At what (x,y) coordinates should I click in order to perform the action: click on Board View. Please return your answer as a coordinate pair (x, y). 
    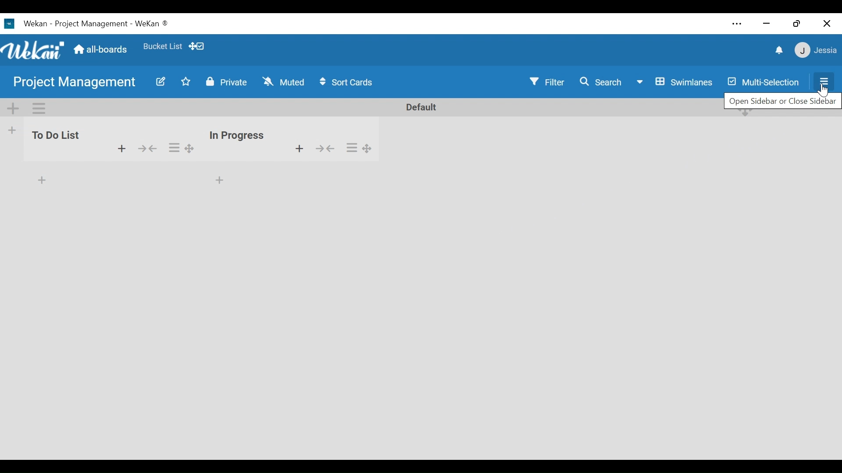
    Looking at the image, I should click on (676, 83).